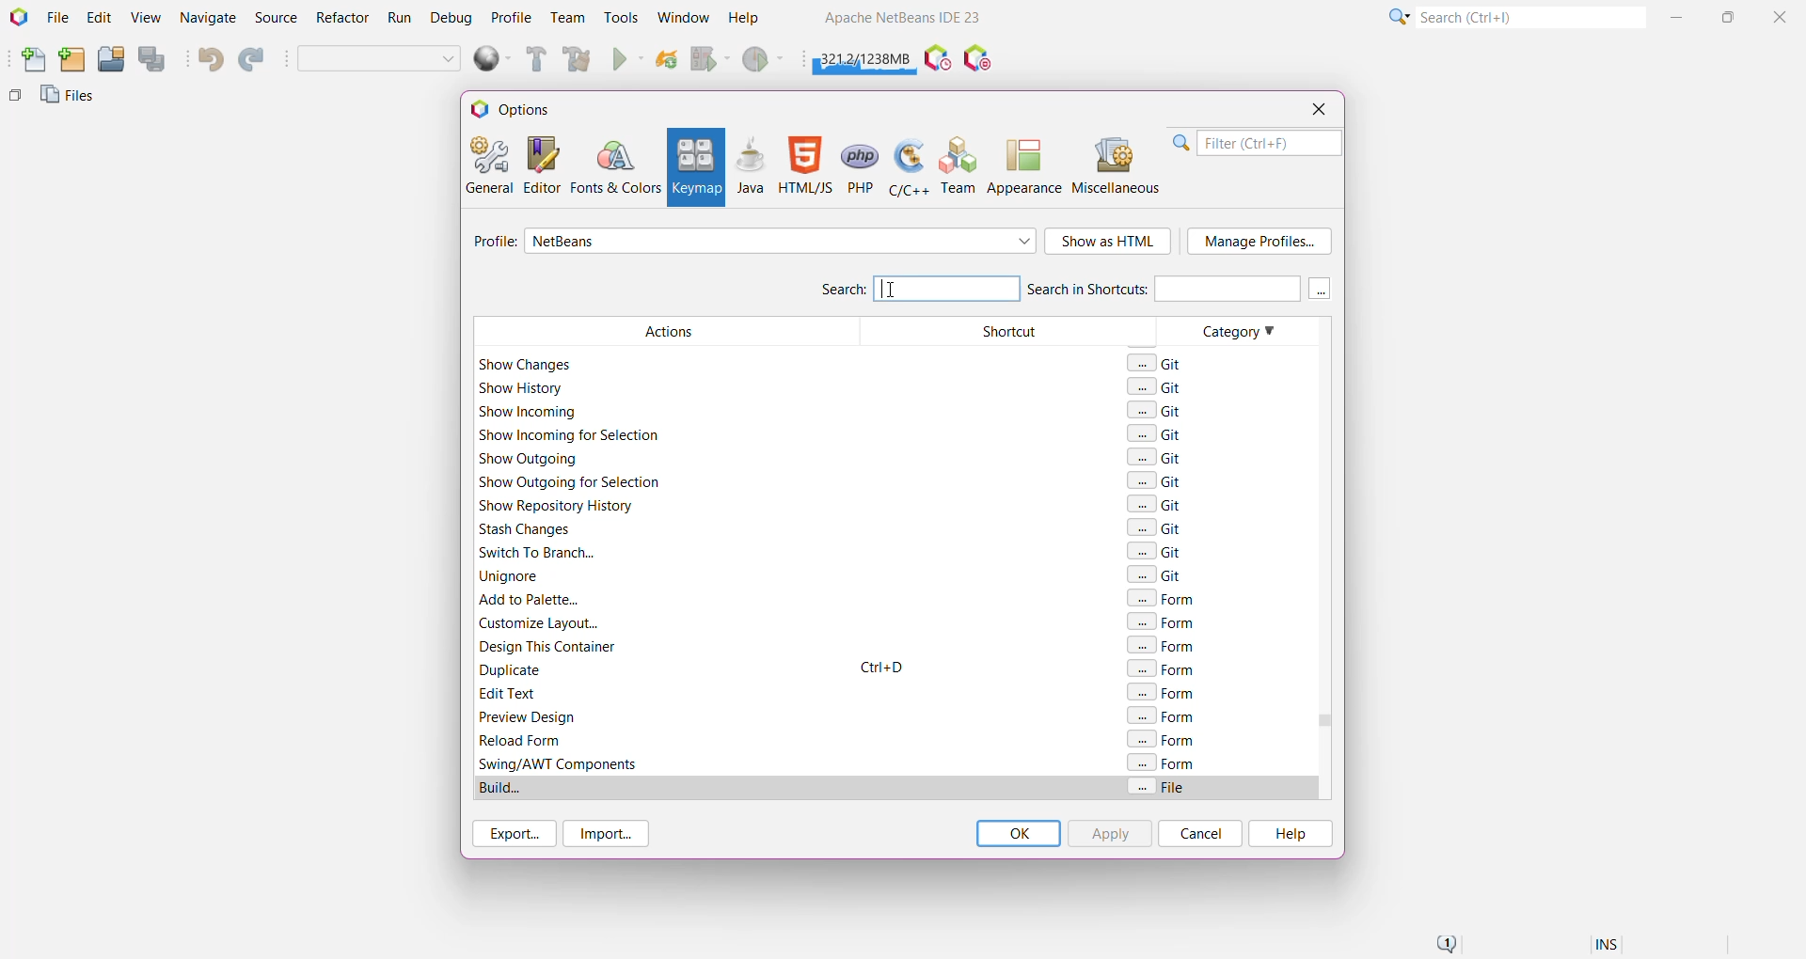 Image resolution: width=1806 pixels, height=959 pixels. What do you see at coordinates (610, 834) in the screenshot?
I see `Import` at bounding box center [610, 834].